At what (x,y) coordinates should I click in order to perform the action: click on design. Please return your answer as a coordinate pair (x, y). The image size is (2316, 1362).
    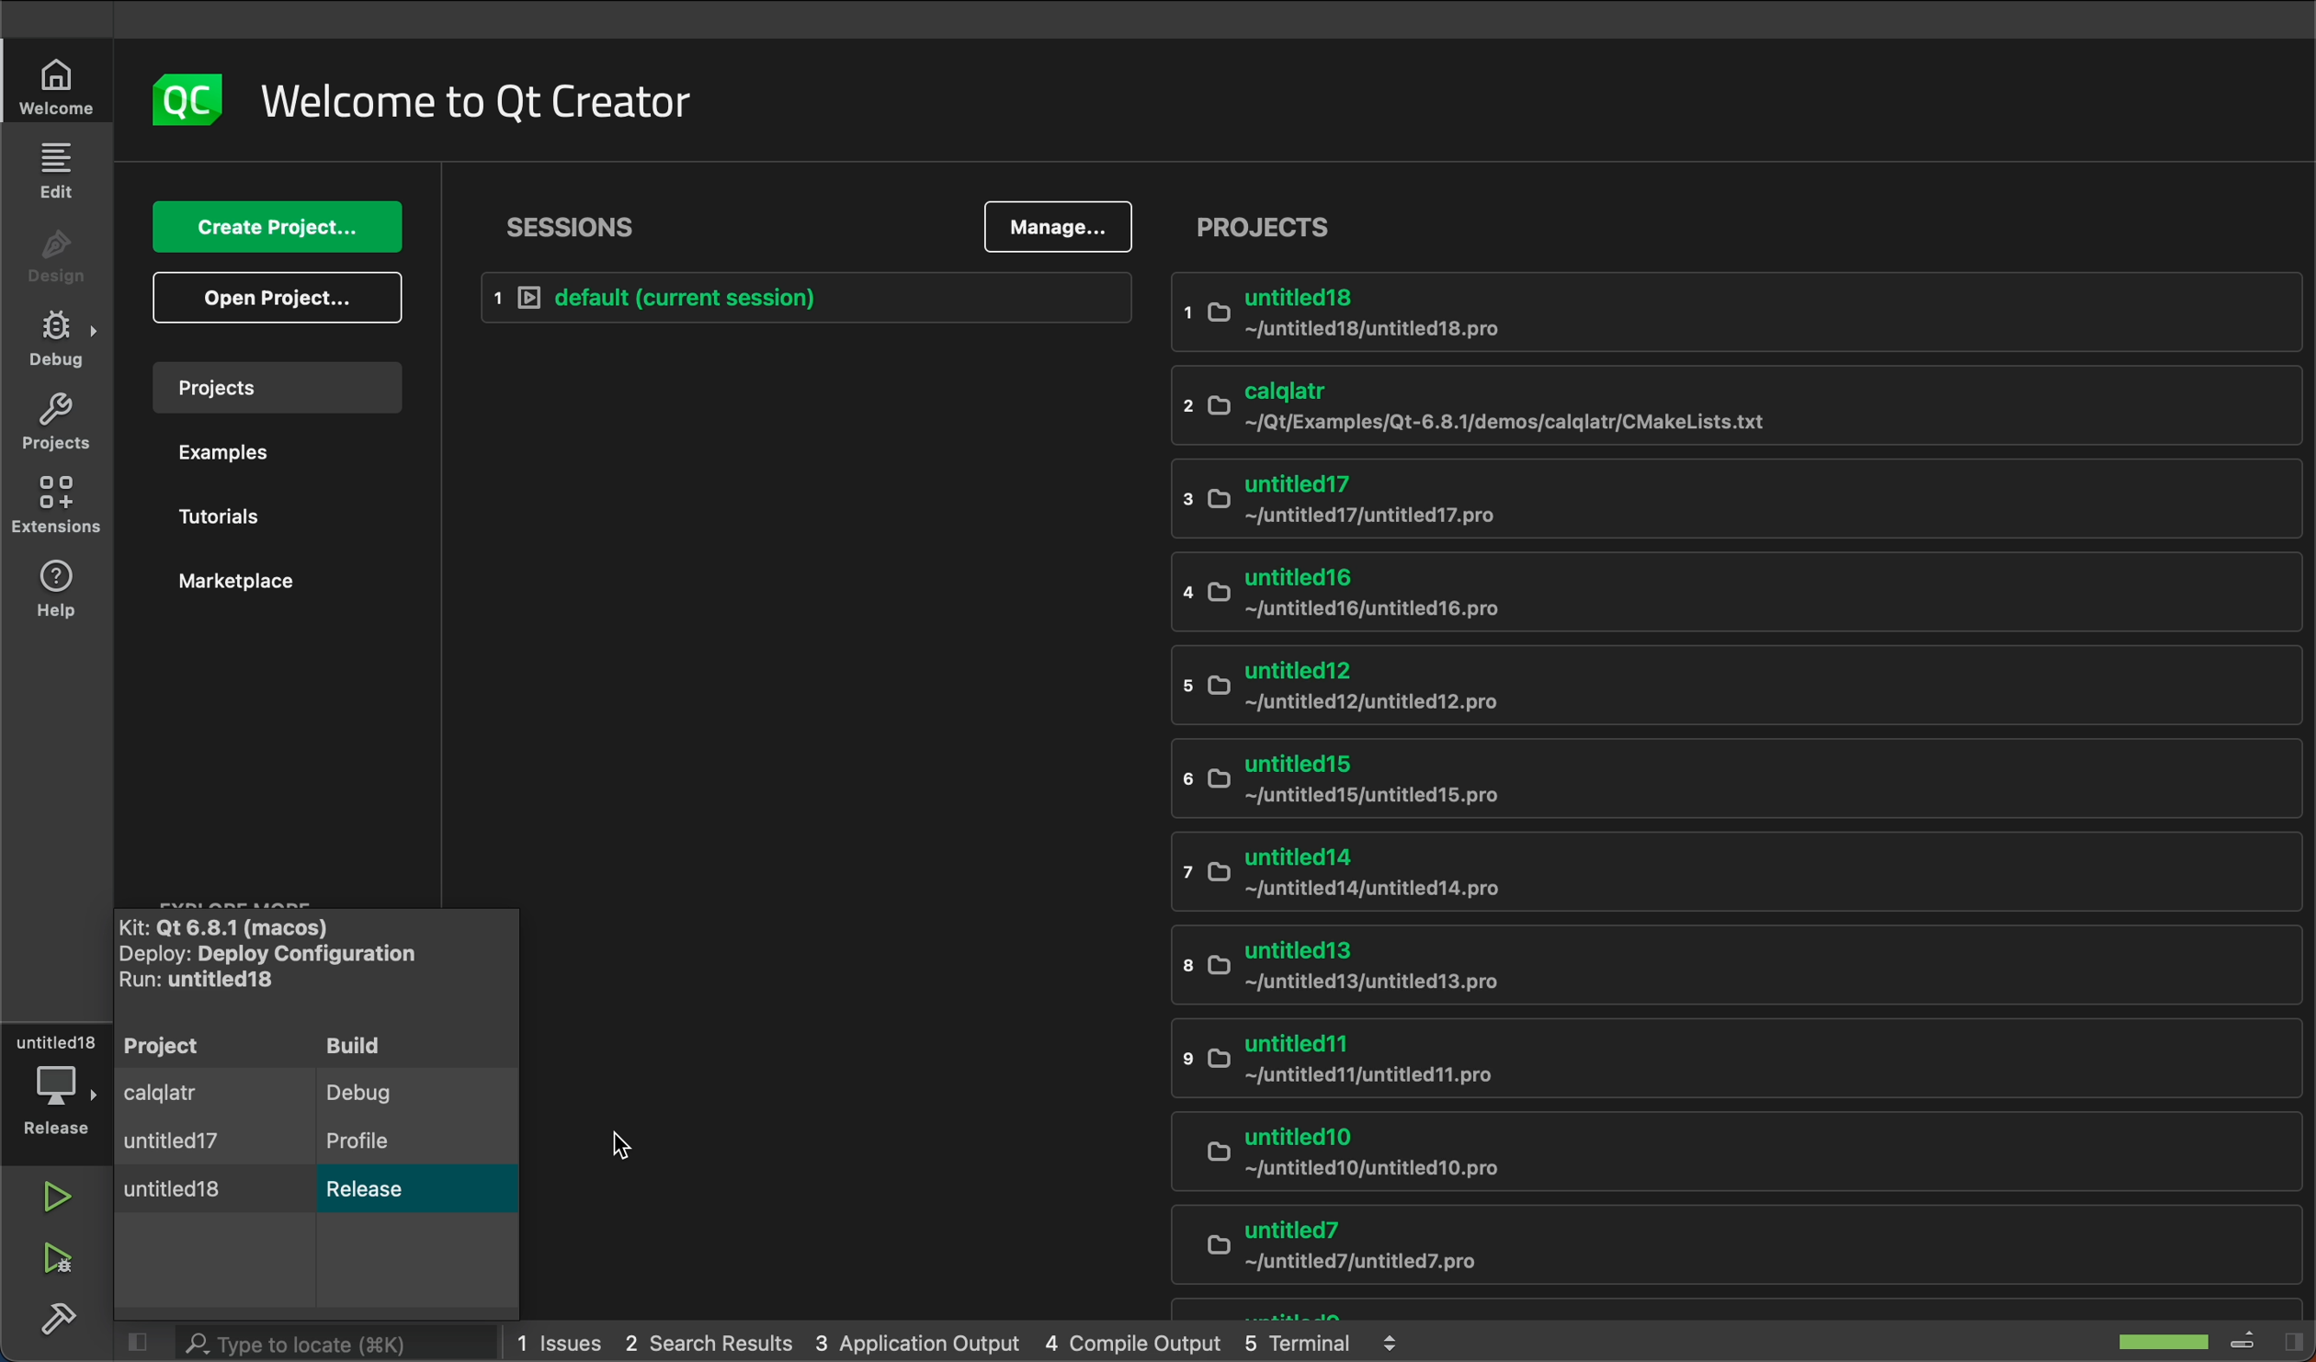
    Looking at the image, I should click on (57, 263).